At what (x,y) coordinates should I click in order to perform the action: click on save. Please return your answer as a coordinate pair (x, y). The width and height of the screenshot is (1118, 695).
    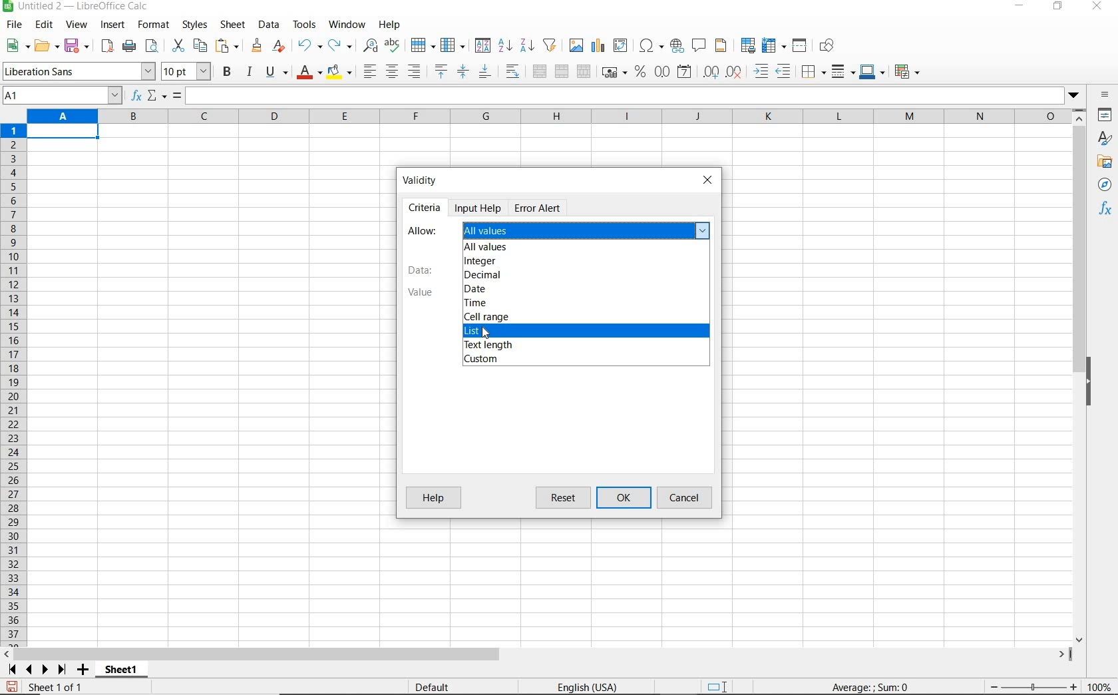
    Looking at the image, I should click on (12, 687).